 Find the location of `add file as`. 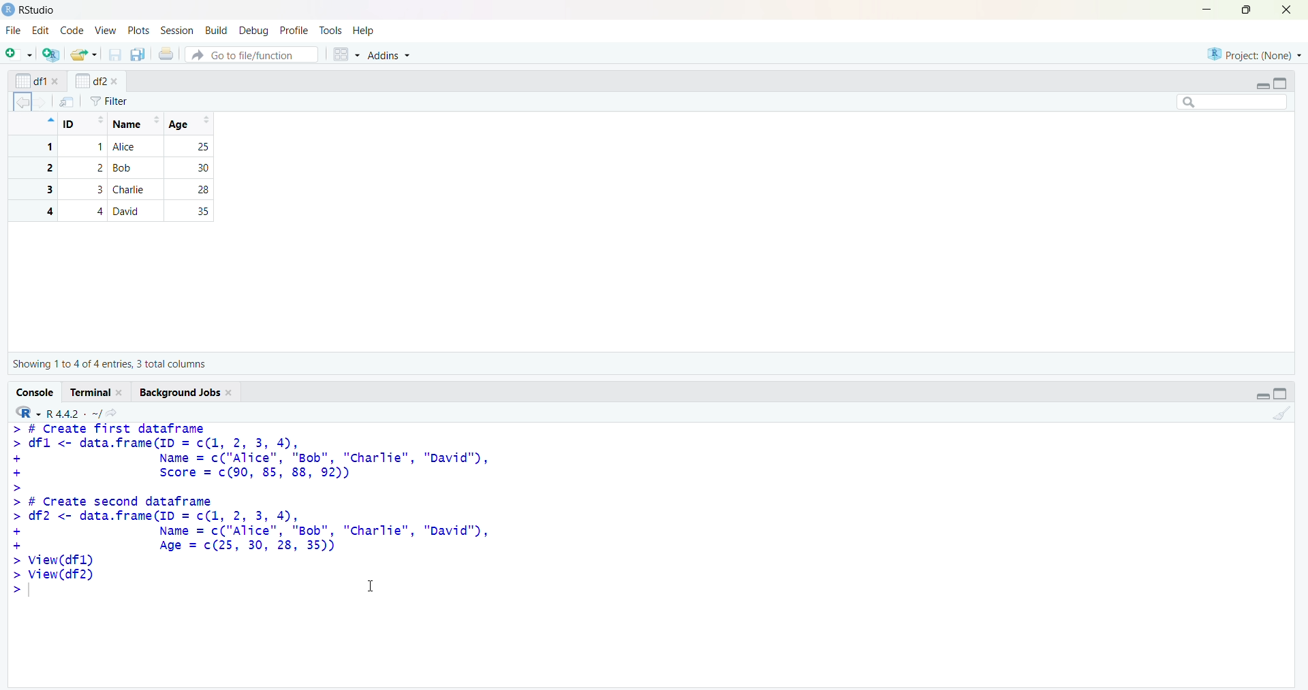

add file as is located at coordinates (22, 54).